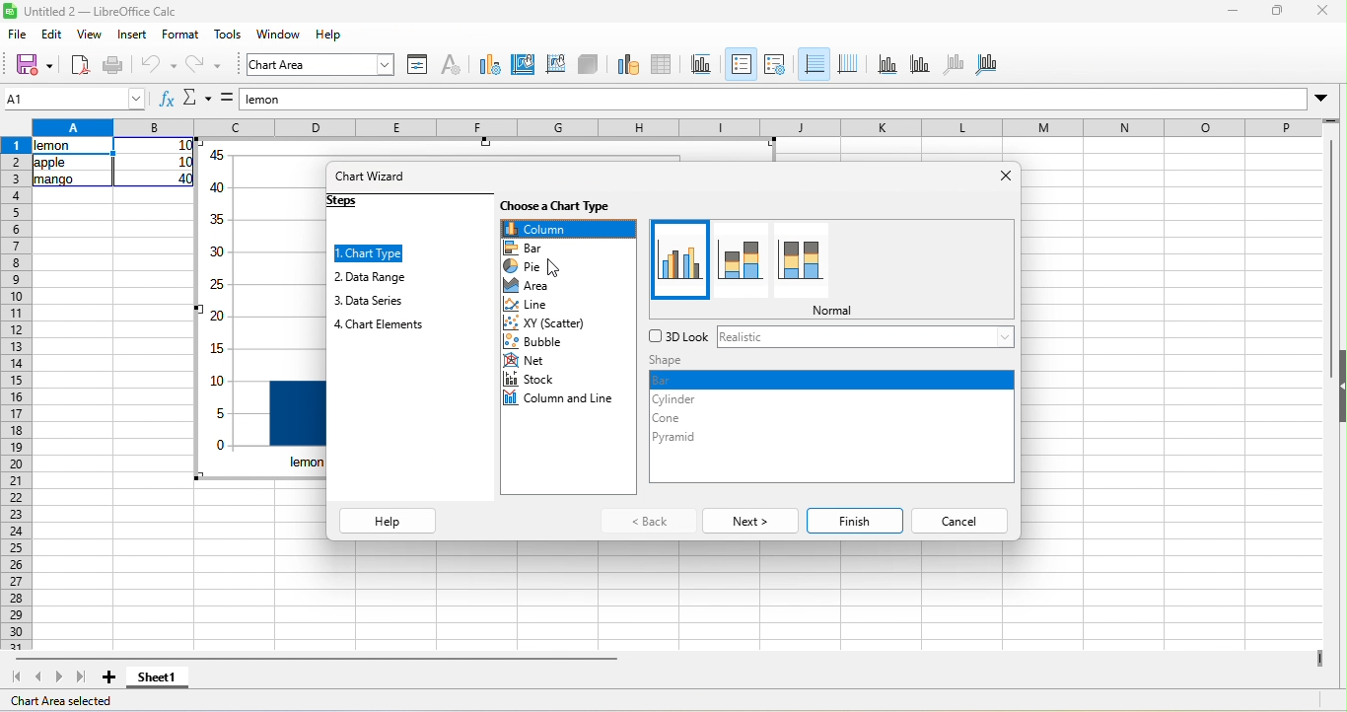 This screenshot has width=1347, height=712. What do you see at coordinates (351, 203) in the screenshot?
I see `steps` at bounding box center [351, 203].